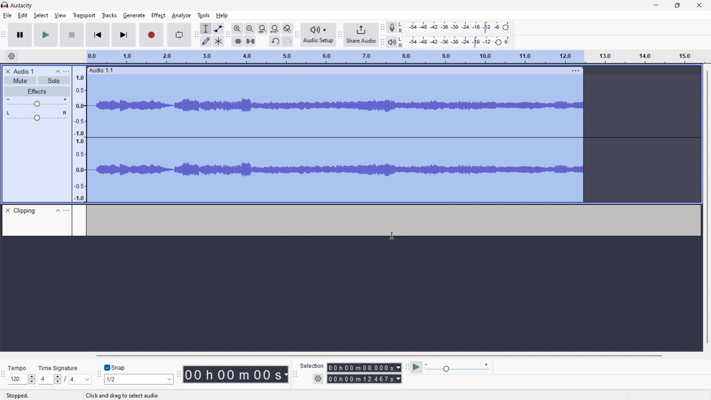  I want to click on clipping, so click(394, 217).